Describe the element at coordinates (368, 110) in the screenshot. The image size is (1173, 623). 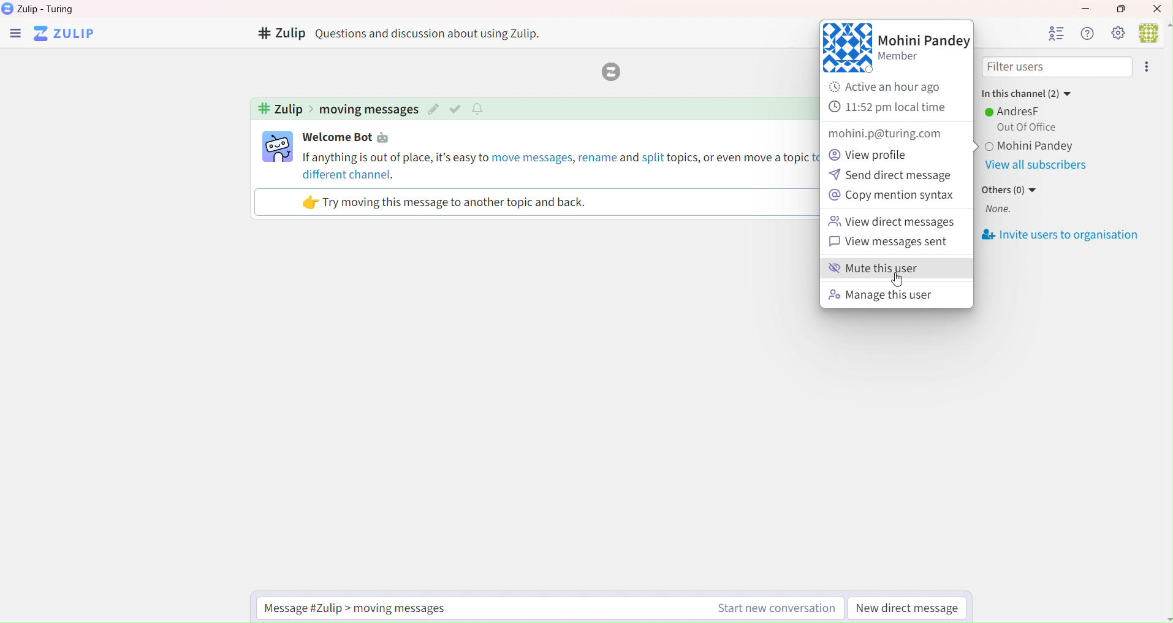
I see `moving messages` at that location.